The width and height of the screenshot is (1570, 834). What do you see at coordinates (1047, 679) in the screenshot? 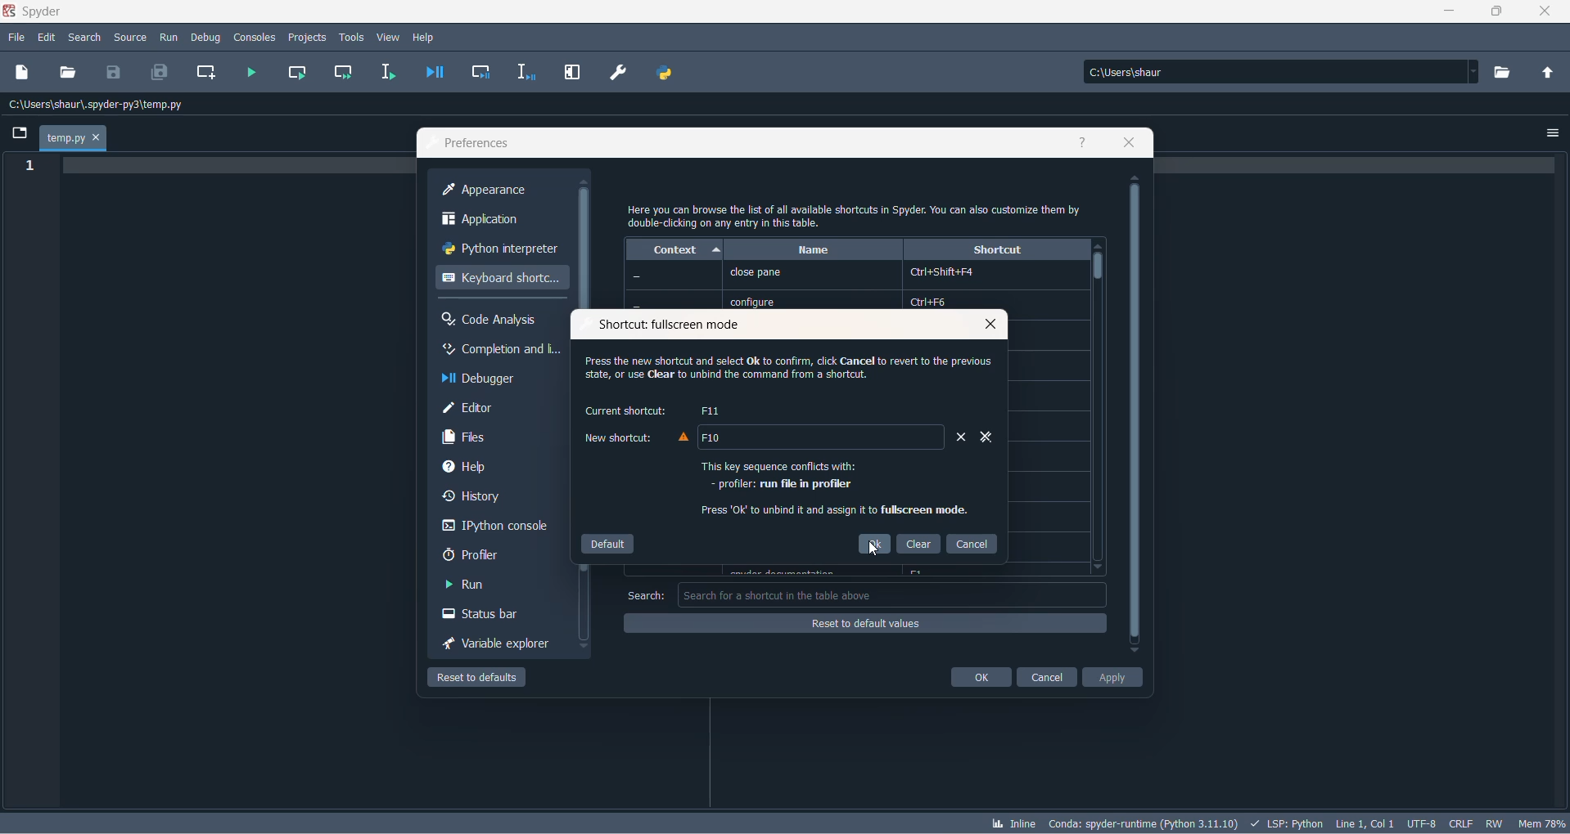
I see `cancel` at bounding box center [1047, 679].